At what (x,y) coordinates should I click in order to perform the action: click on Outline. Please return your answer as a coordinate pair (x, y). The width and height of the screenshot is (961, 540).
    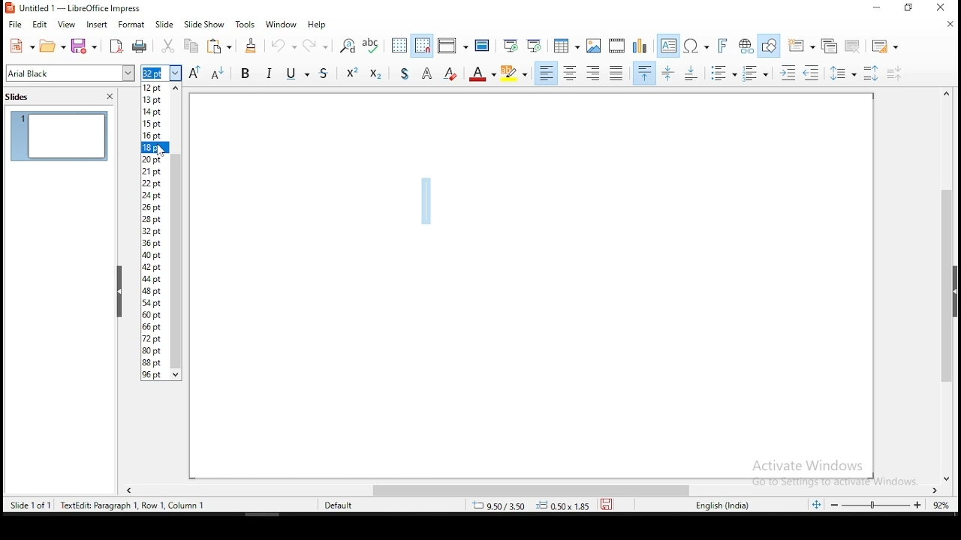
    Looking at the image, I should click on (428, 72).